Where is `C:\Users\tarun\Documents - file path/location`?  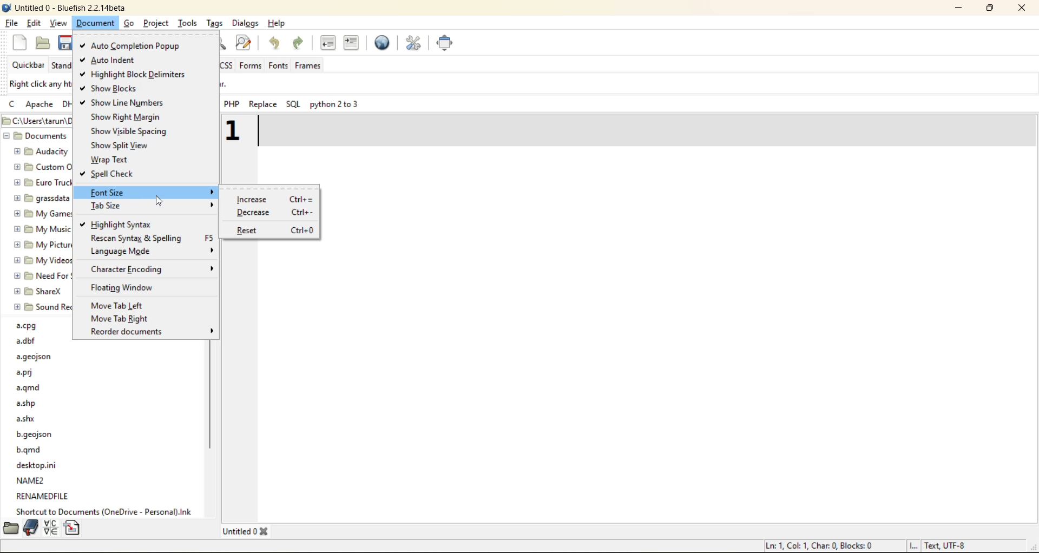 C:\Users\tarun\Documents - file path/location is located at coordinates (37, 120).